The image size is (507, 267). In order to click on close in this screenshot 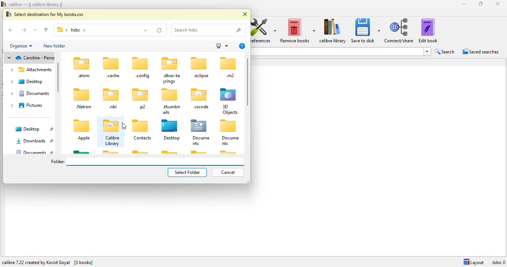, I will do `click(245, 14)`.